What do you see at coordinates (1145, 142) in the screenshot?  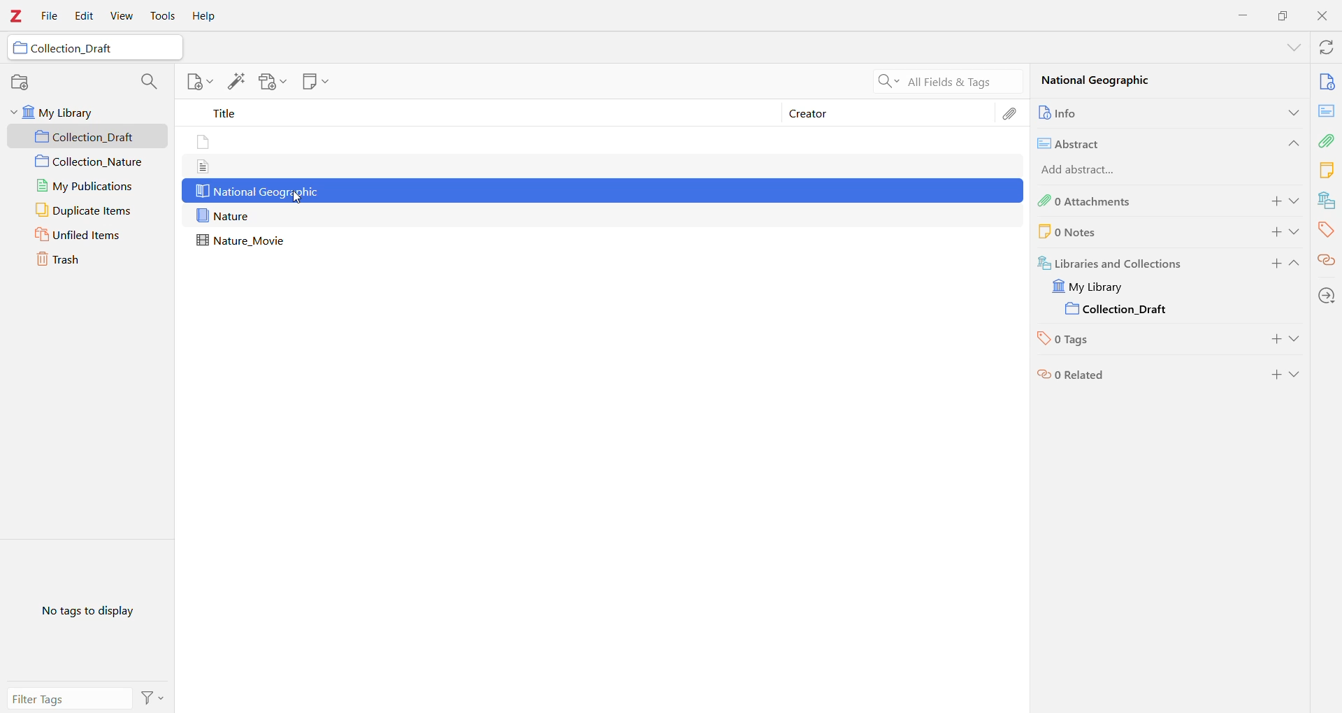 I see `Abstract` at bounding box center [1145, 142].